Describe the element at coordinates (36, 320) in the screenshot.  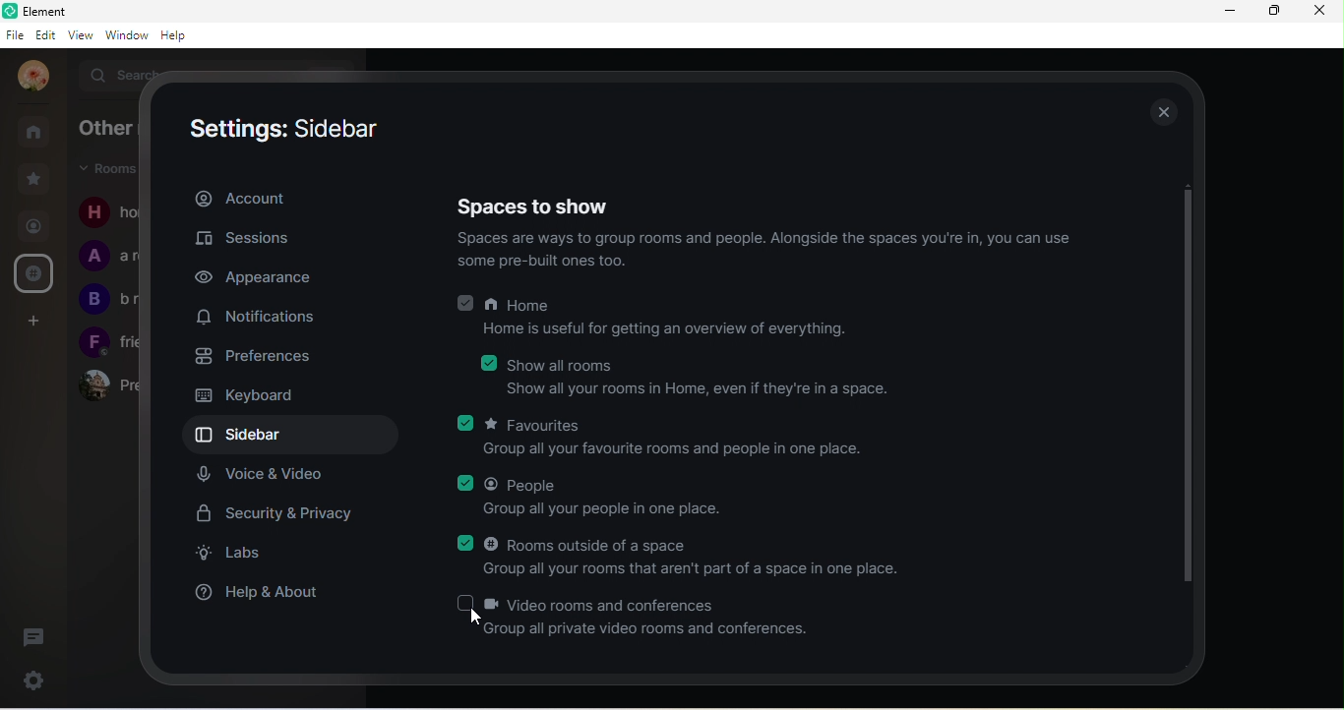
I see `video call` at that location.